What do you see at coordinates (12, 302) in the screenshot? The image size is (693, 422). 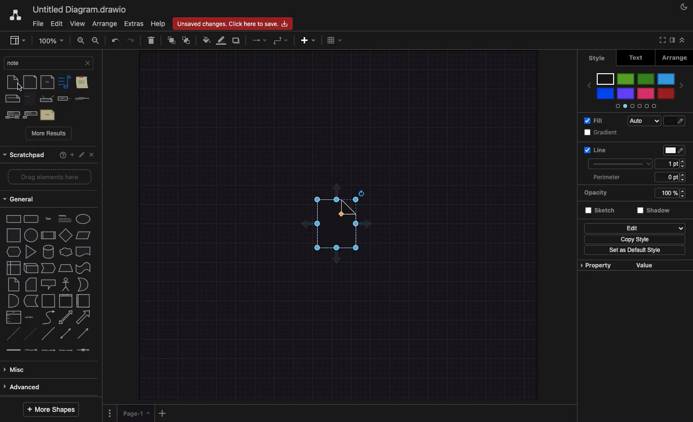 I see `or` at bounding box center [12, 302].